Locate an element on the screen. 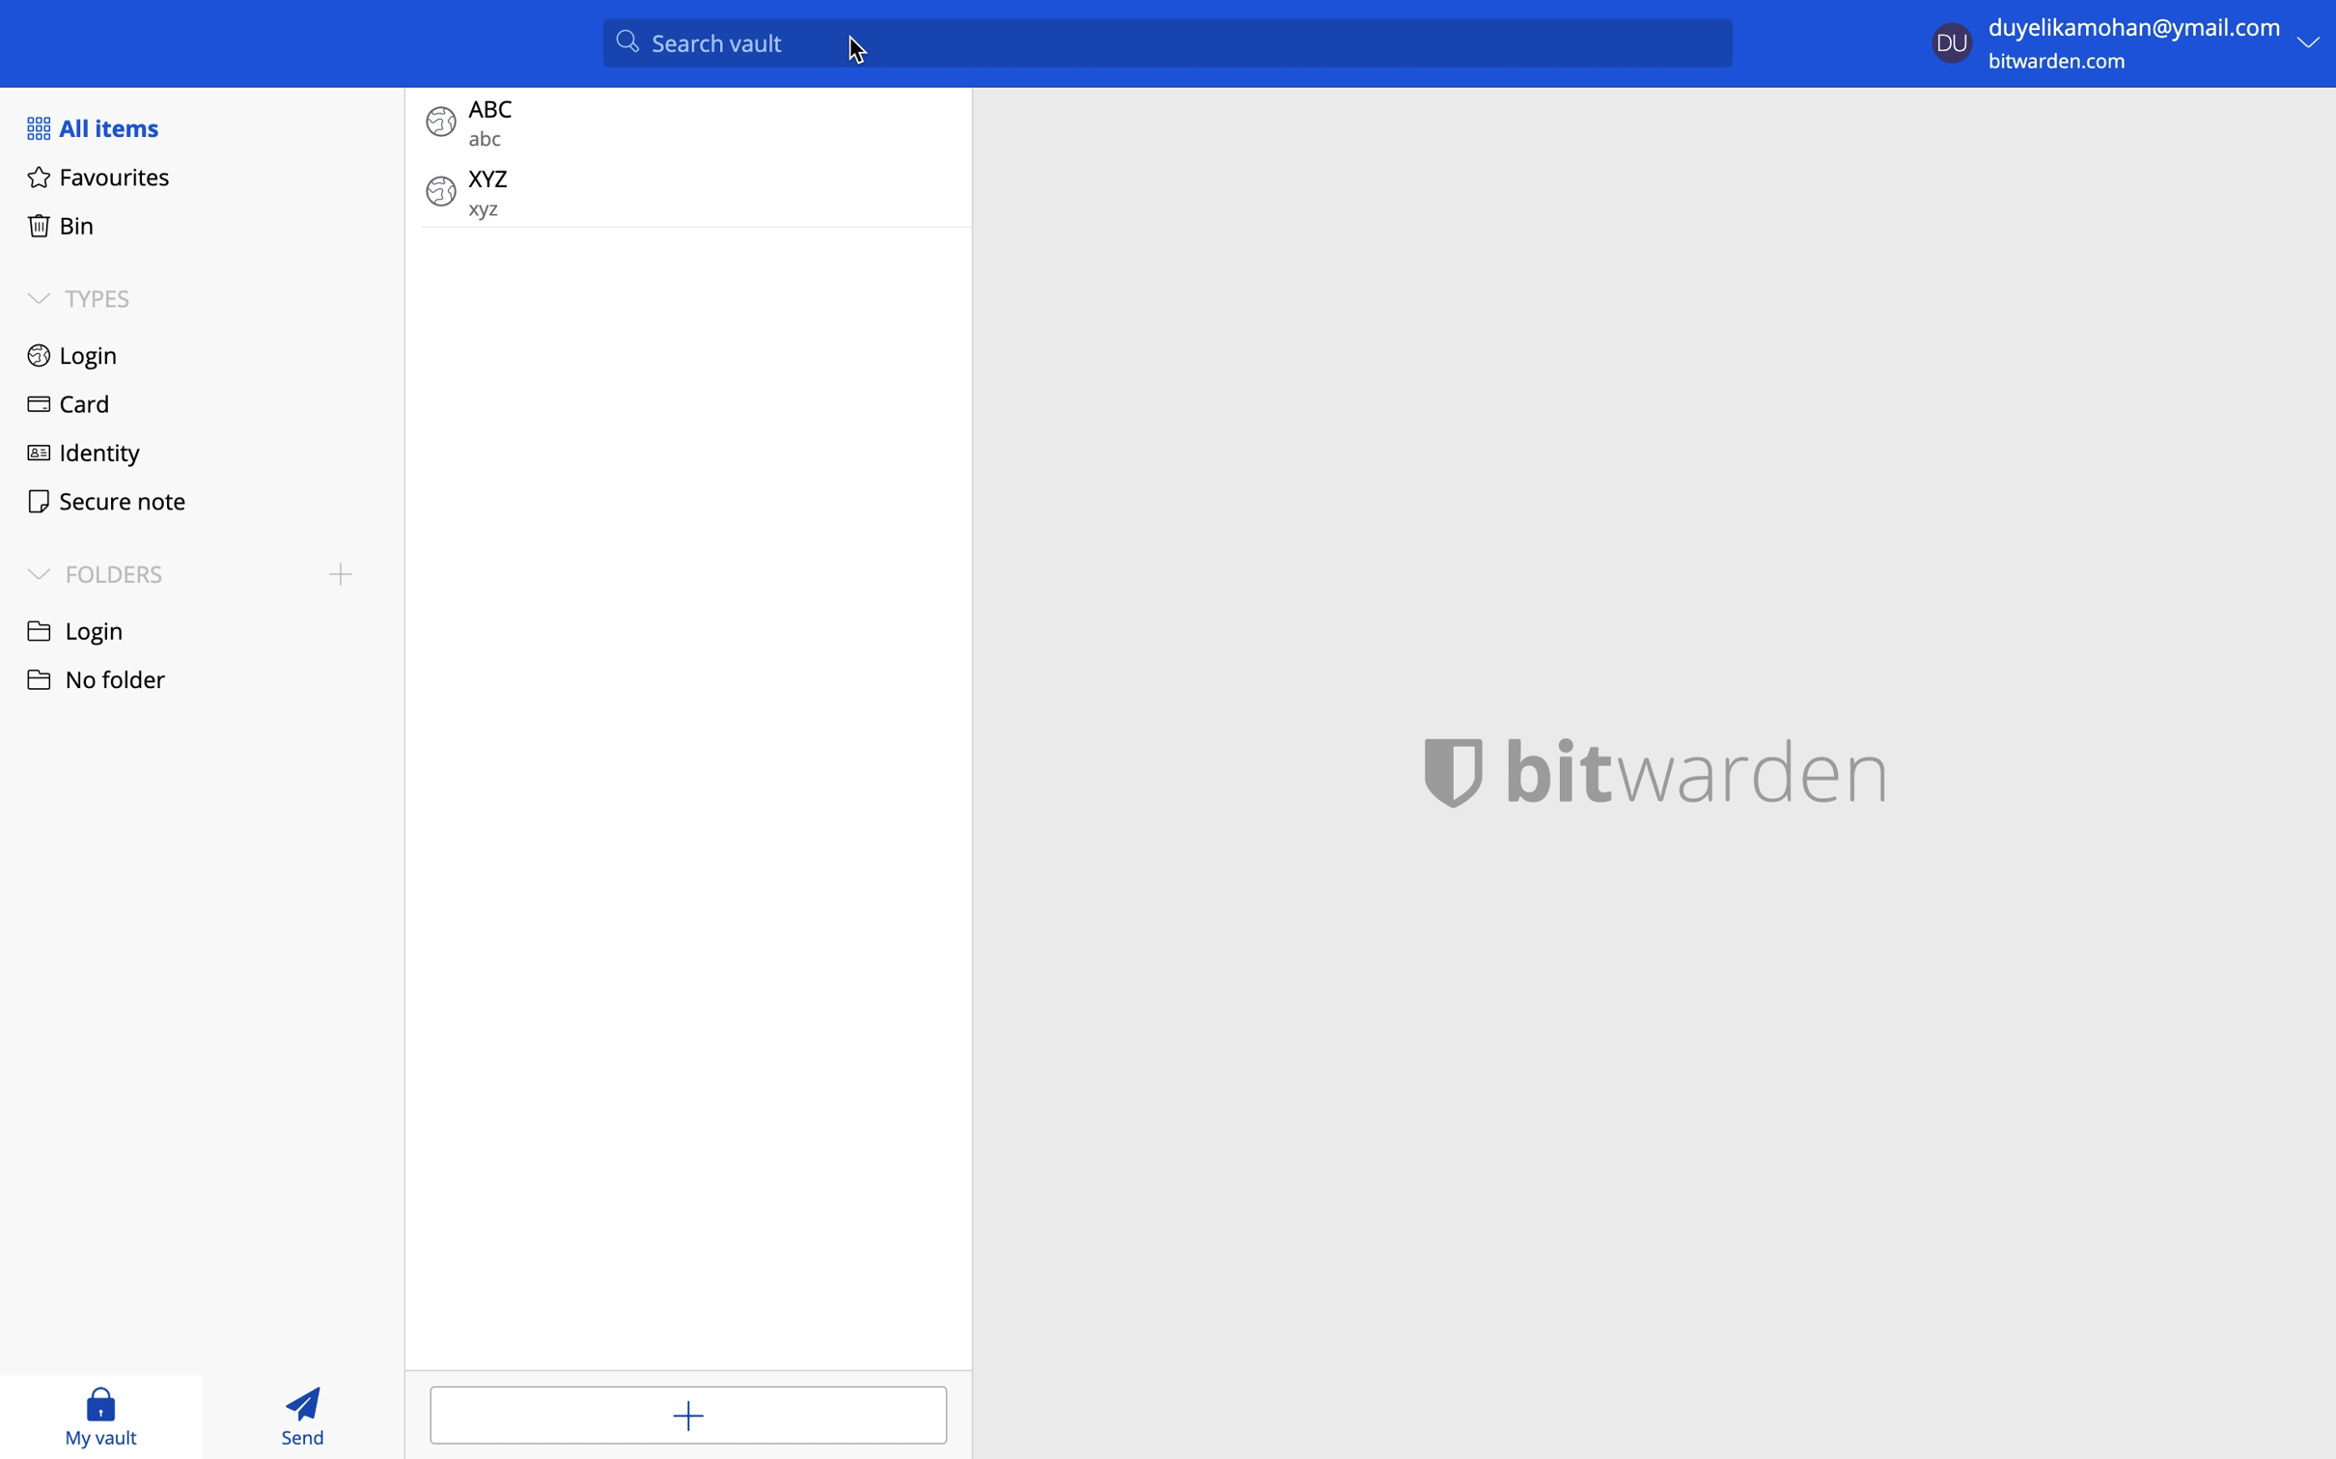 This screenshot has height=1459, width=2336. identity is located at coordinates (86, 454).